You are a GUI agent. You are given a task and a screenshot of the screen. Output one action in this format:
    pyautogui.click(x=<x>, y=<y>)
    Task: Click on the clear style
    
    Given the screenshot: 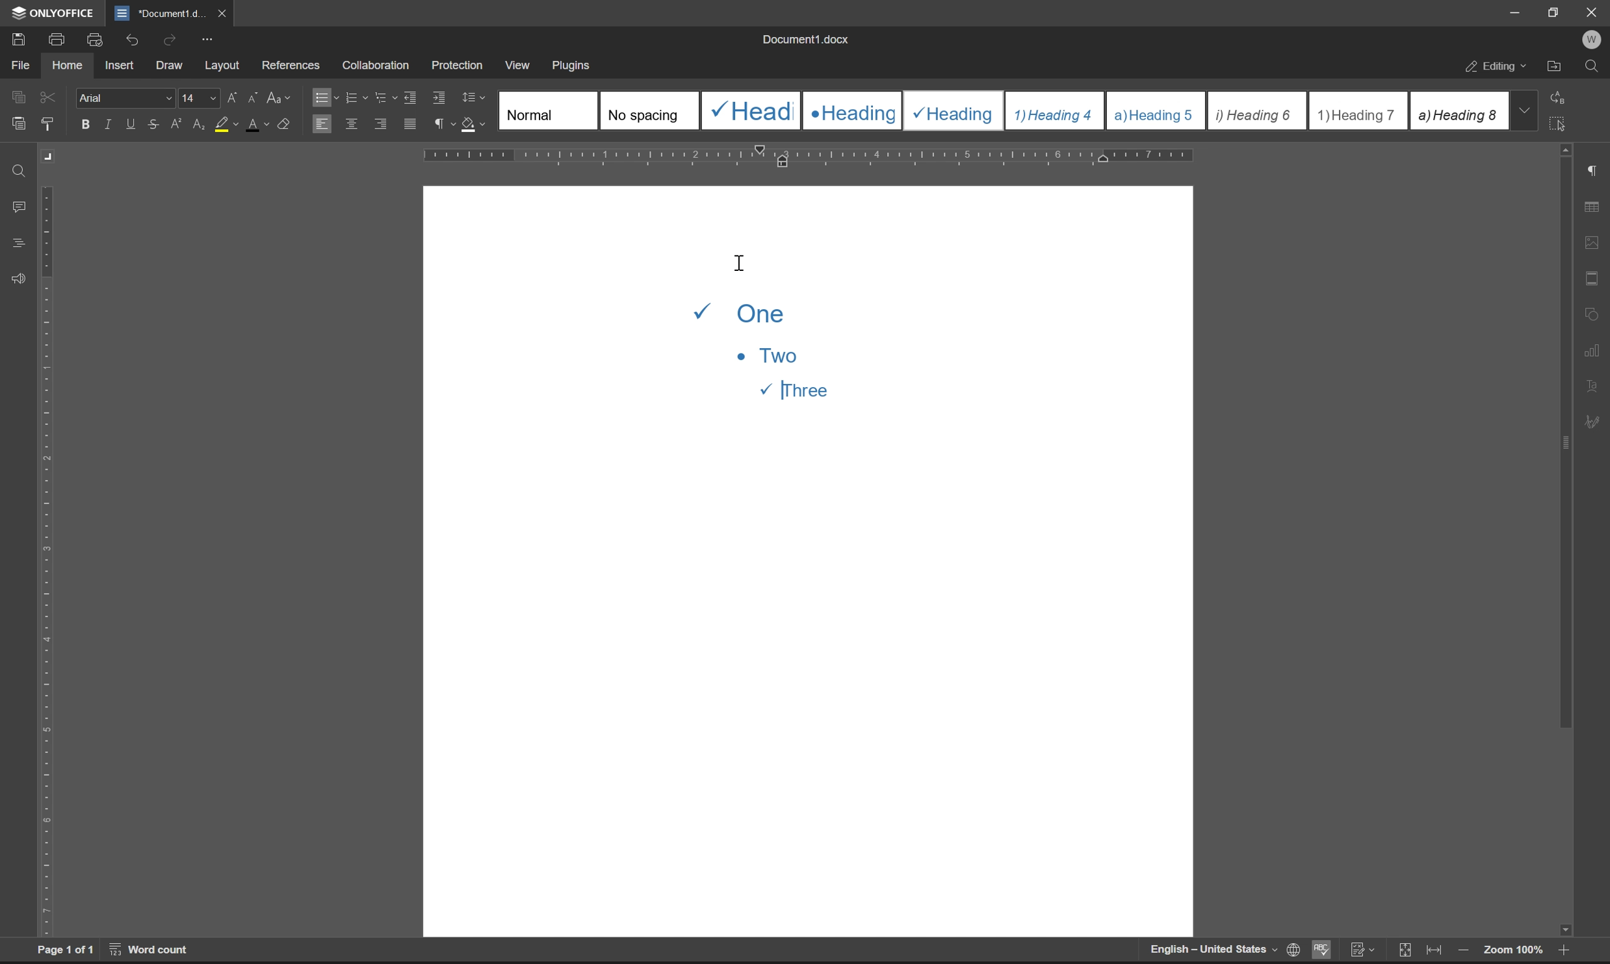 What is the action you would take?
    pyautogui.click(x=285, y=122)
    